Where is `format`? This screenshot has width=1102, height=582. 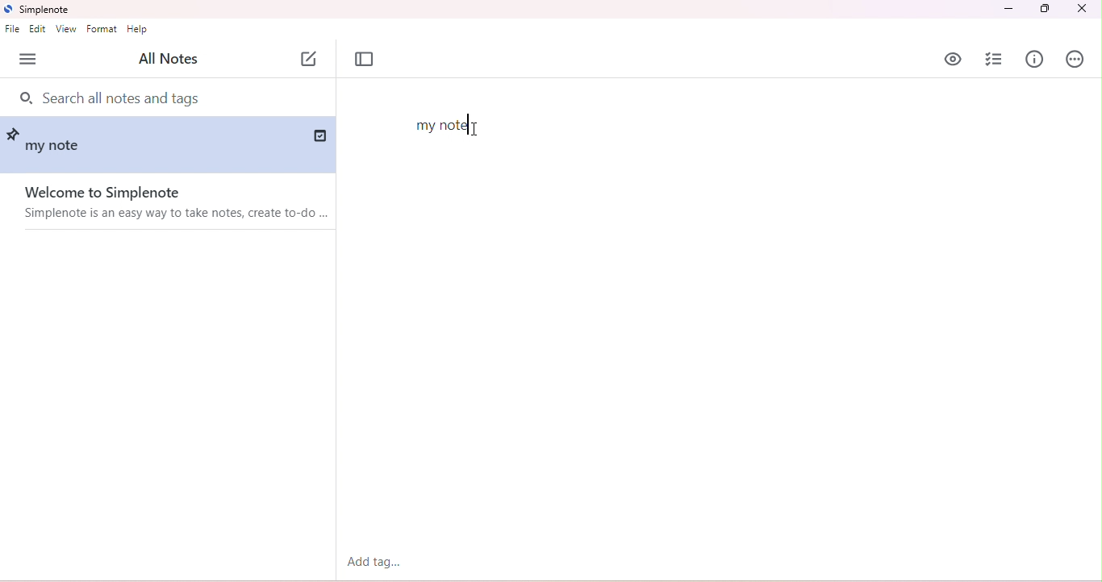
format is located at coordinates (102, 28).